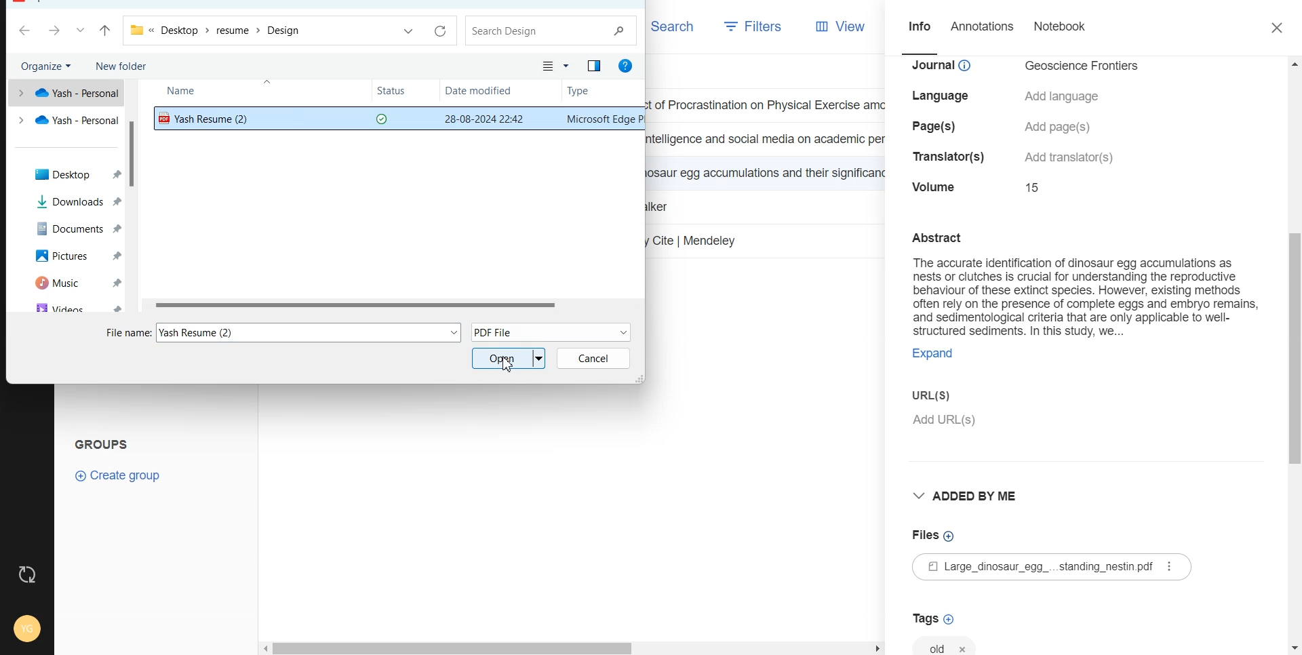 This screenshot has width=1302, height=655. Describe the element at coordinates (932, 619) in the screenshot. I see `Add Tag` at that location.